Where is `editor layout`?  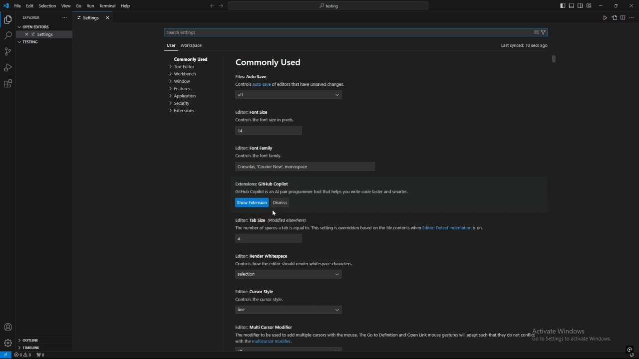
editor layout is located at coordinates (576, 5).